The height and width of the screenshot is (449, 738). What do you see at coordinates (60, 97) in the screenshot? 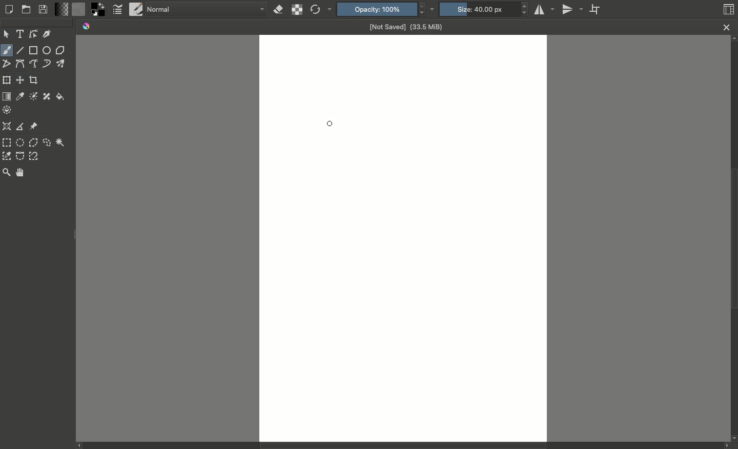
I see `Fil` at bounding box center [60, 97].